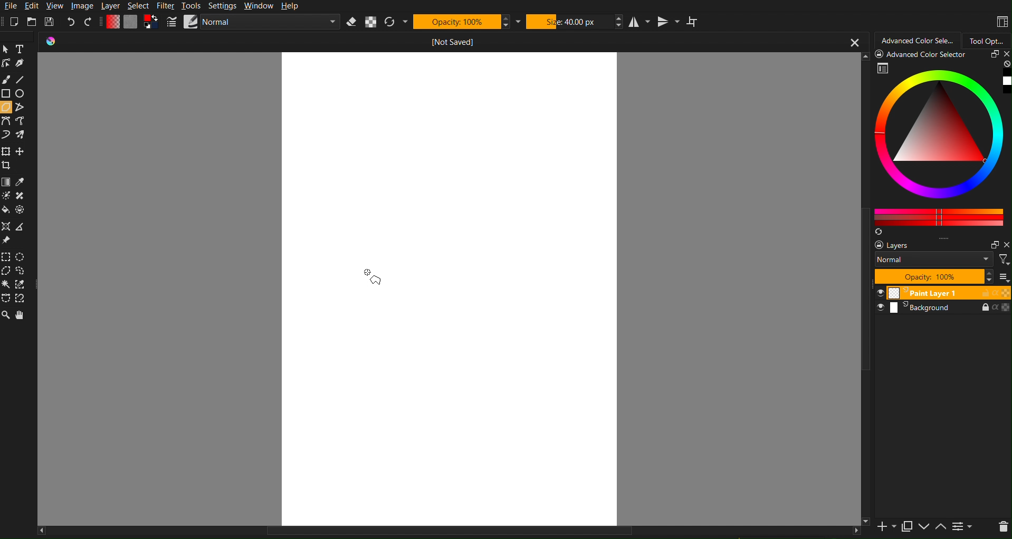 The width and height of the screenshot is (1012, 539). Describe the element at coordinates (6, 316) in the screenshot. I see `Zoom` at that location.